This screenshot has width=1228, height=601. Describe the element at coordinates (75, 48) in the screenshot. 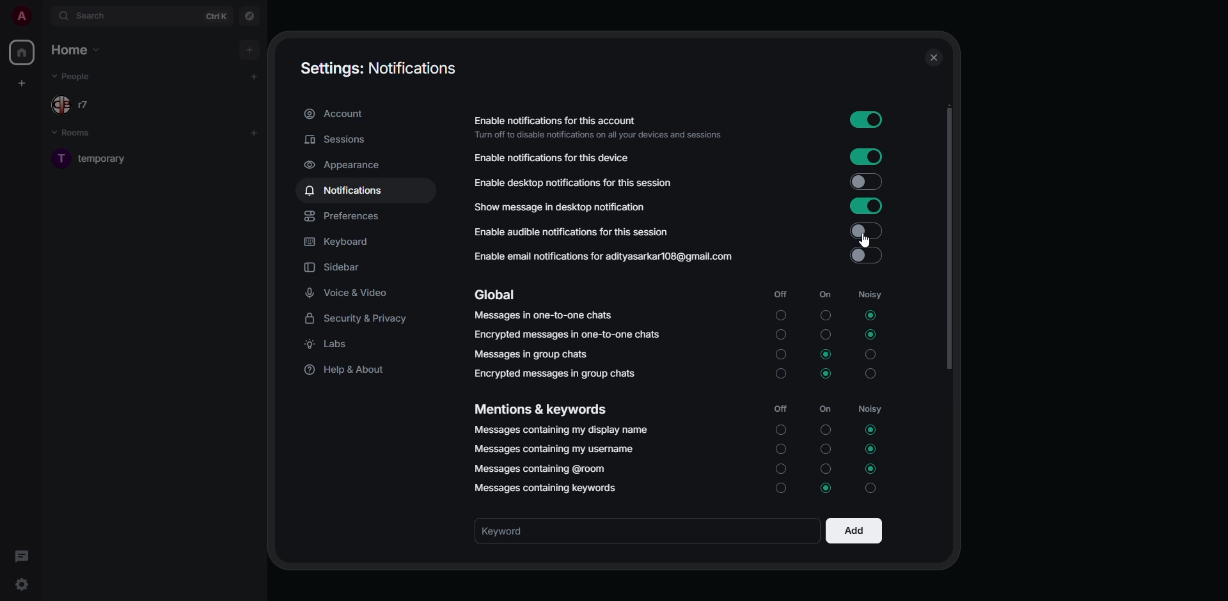

I see `home` at that location.